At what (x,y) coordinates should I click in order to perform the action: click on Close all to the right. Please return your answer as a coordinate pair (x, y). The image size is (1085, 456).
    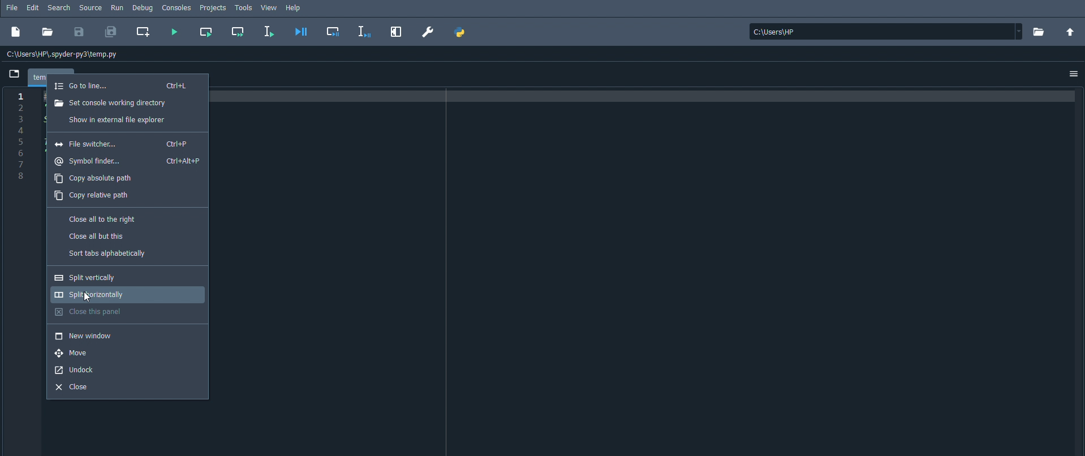
    Looking at the image, I should click on (103, 220).